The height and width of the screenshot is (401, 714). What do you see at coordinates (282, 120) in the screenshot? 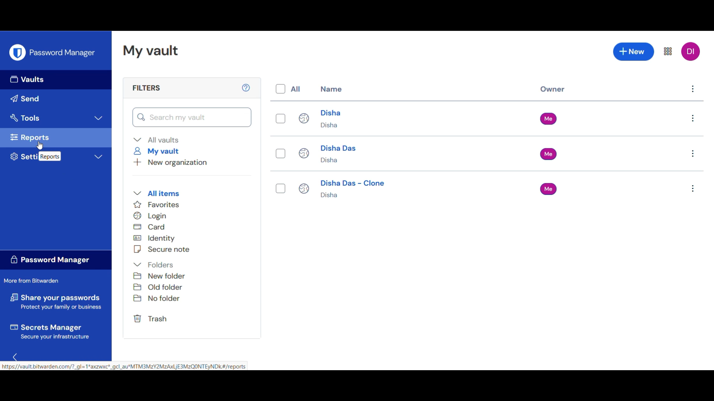
I see `select checkbox` at bounding box center [282, 120].